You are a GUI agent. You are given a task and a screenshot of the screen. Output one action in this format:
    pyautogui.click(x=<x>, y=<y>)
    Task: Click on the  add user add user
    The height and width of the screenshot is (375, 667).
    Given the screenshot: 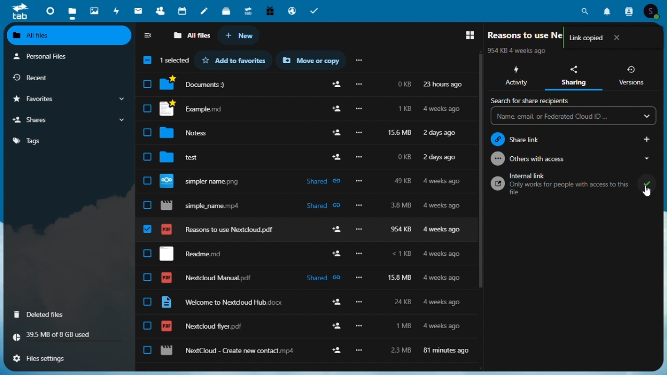 What is the action you would take?
    pyautogui.click(x=337, y=252)
    